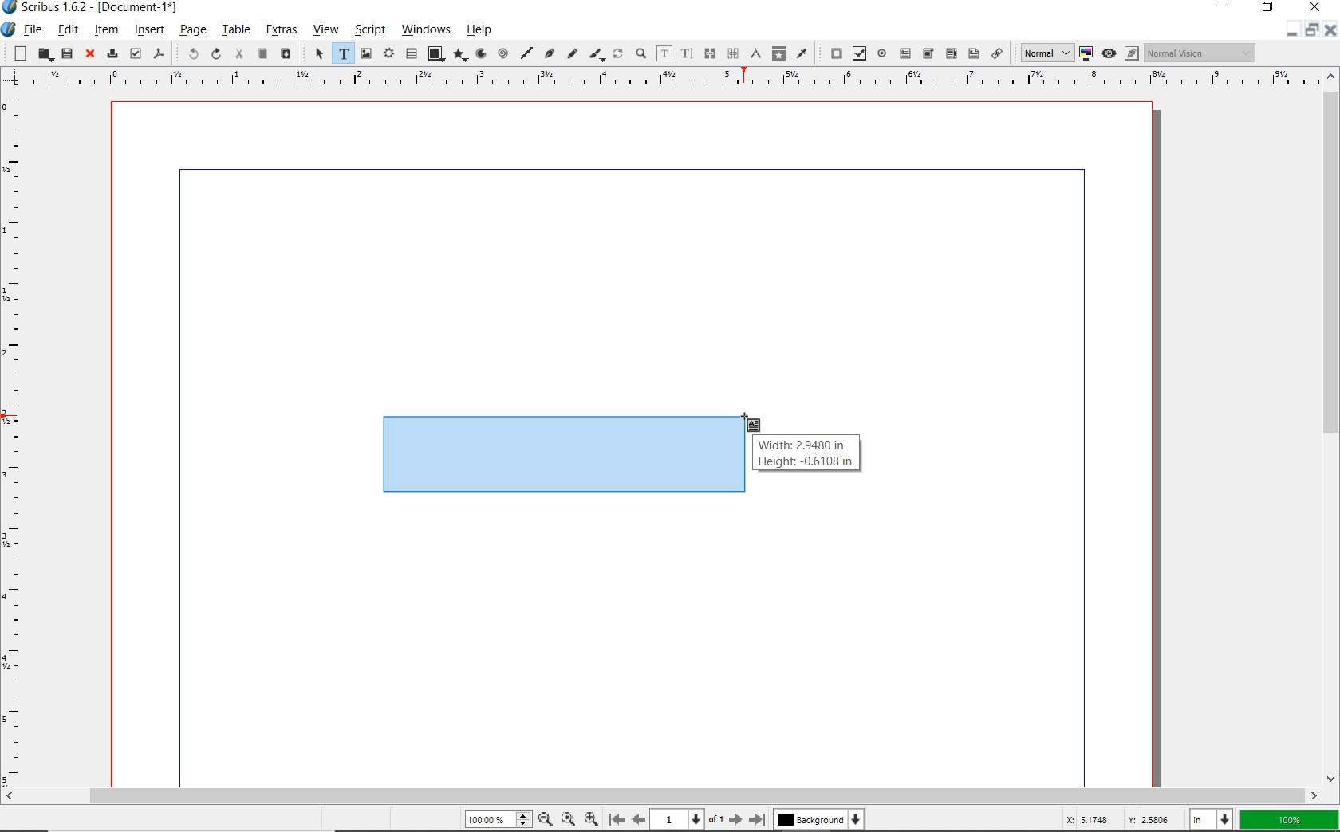  Describe the element at coordinates (882, 55) in the screenshot. I see `pdf radio button` at that location.